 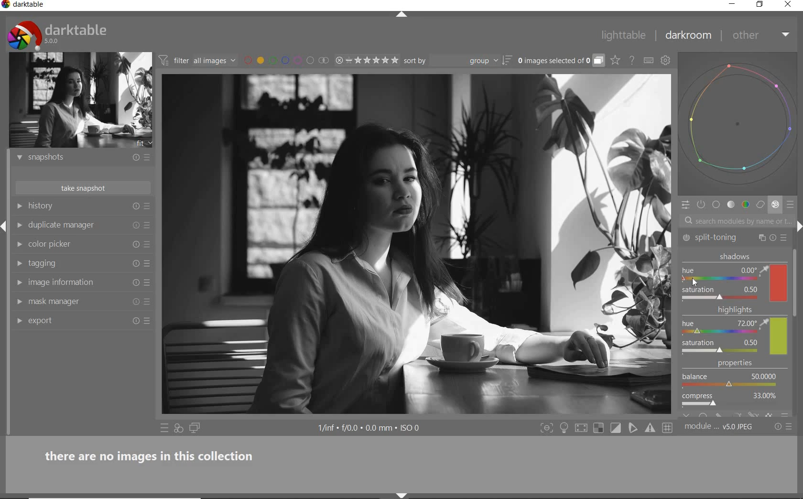 What do you see at coordinates (598, 429) in the screenshot?
I see `shift+o` at bounding box center [598, 429].